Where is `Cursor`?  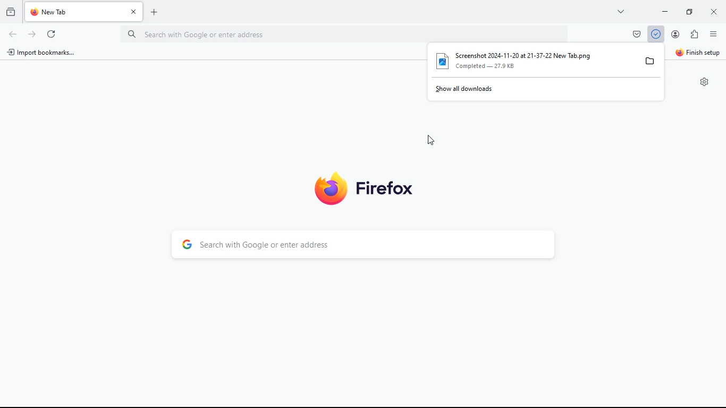
Cursor is located at coordinates (432, 140).